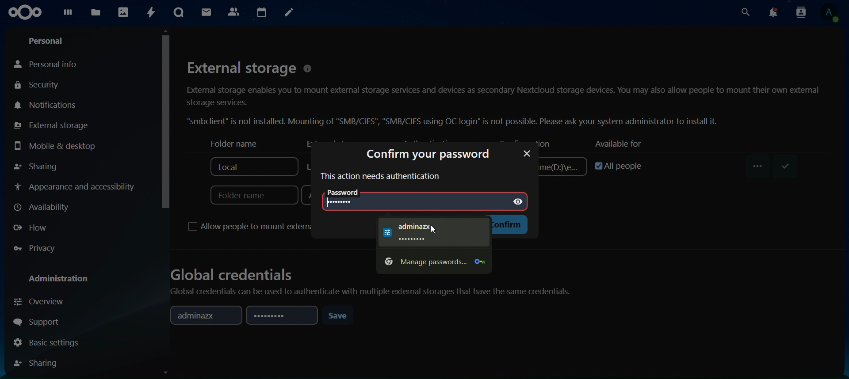 The height and width of the screenshot is (379, 849). I want to click on manage password, so click(432, 262).